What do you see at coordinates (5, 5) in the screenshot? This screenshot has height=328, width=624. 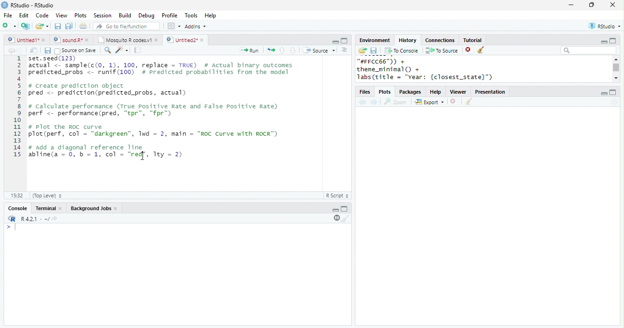 I see `logo` at bounding box center [5, 5].